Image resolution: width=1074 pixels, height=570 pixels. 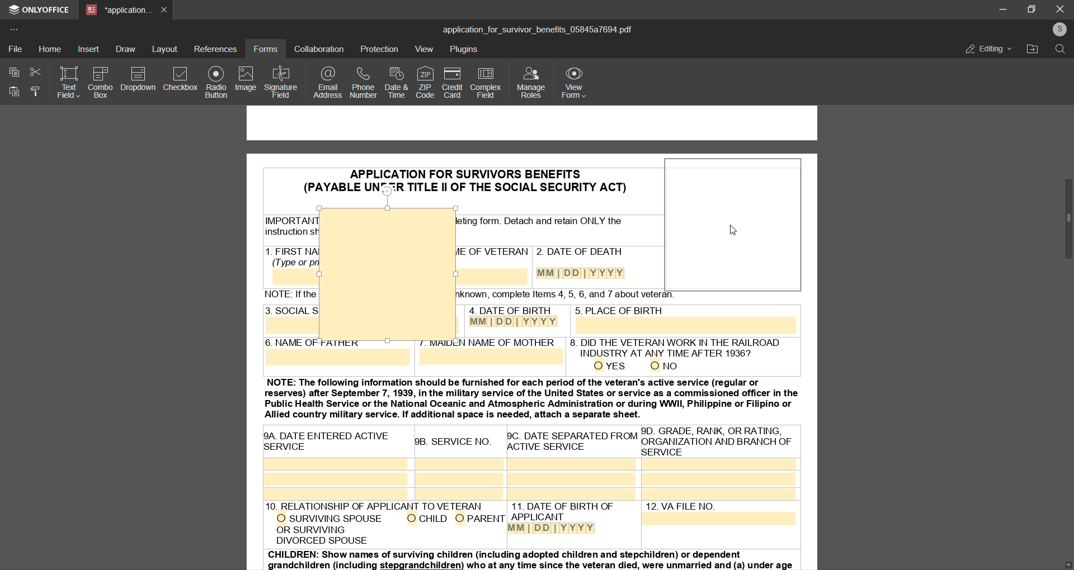 What do you see at coordinates (215, 83) in the screenshot?
I see `radio button` at bounding box center [215, 83].